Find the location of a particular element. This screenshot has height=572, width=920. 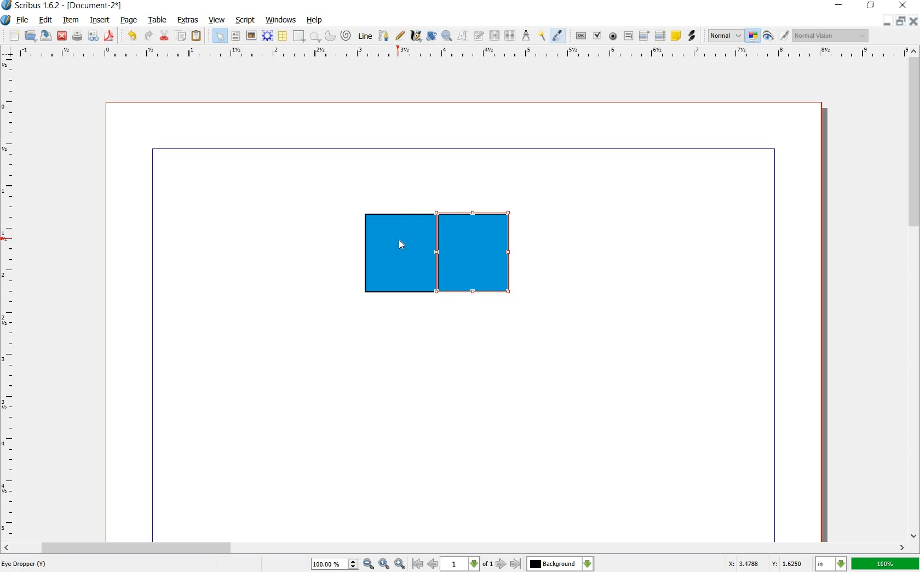

bezier curve is located at coordinates (384, 37).